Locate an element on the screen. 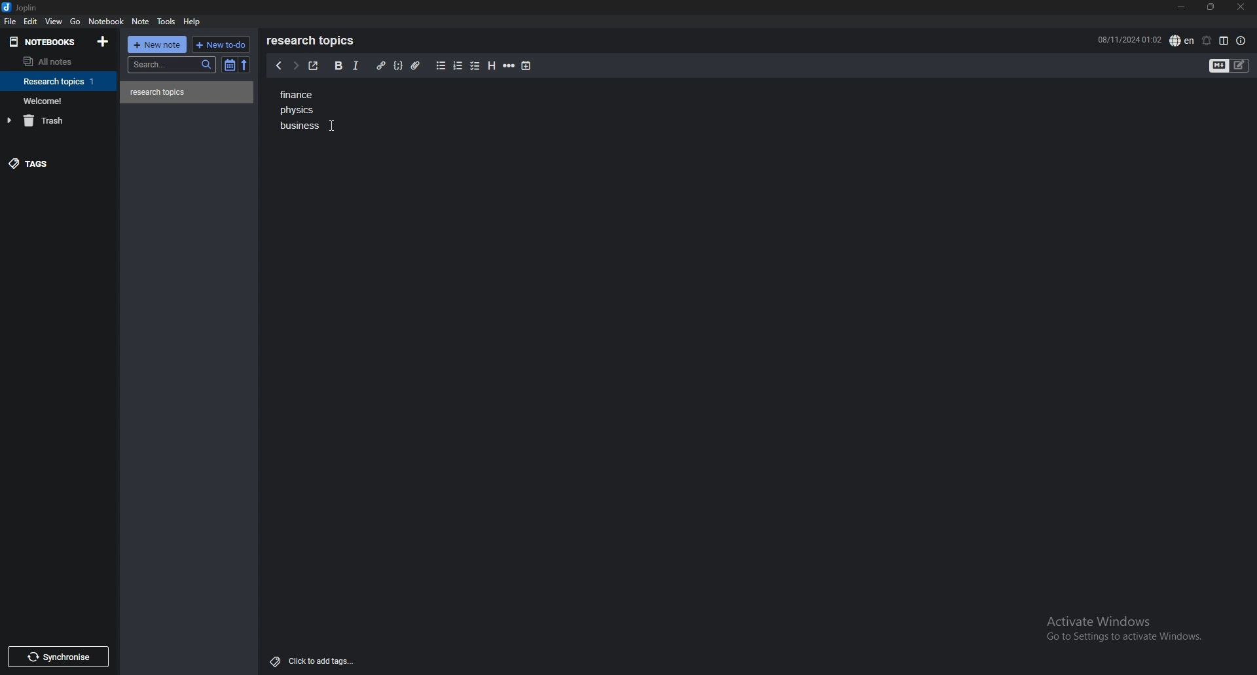 This screenshot has height=675, width=1257. numbered list is located at coordinates (458, 66).